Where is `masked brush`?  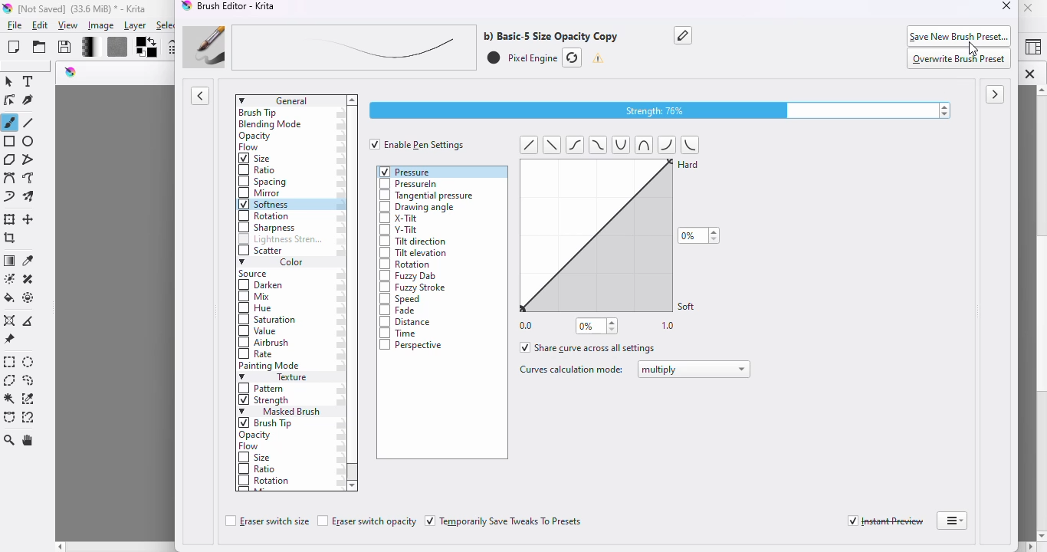
masked brush is located at coordinates (280, 412).